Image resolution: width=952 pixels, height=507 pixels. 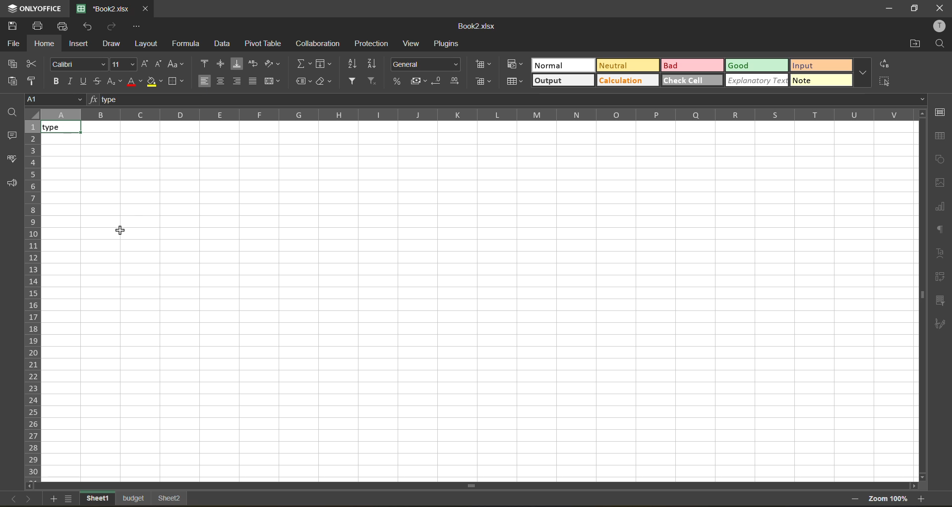 I want to click on spell check, so click(x=11, y=161).